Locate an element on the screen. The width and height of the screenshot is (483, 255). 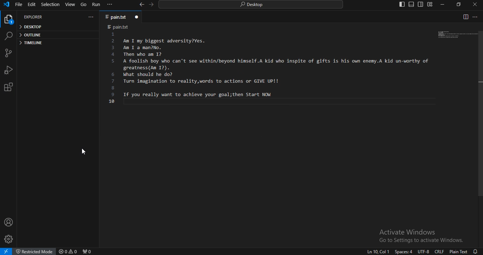
file is located at coordinates (19, 5).